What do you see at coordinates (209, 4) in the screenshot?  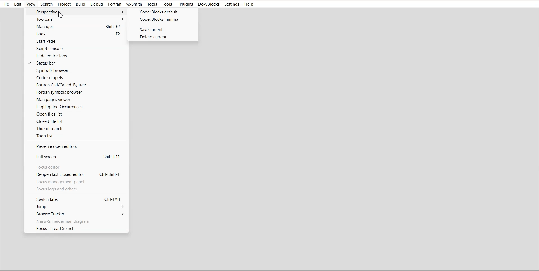 I see `DoxyBlocks` at bounding box center [209, 4].